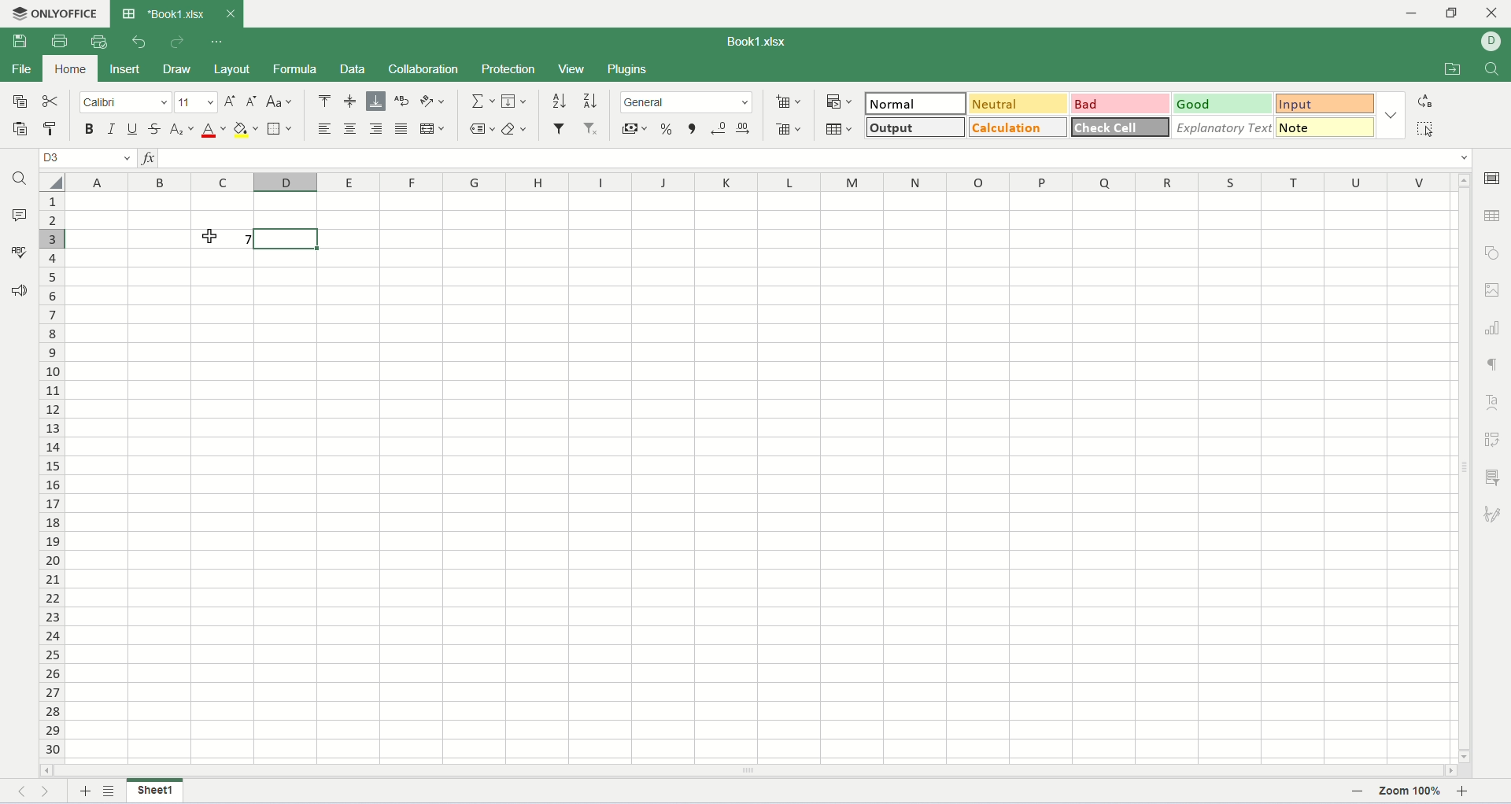 This screenshot has height=804, width=1511. Describe the element at coordinates (1494, 252) in the screenshot. I see `object settings` at that location.